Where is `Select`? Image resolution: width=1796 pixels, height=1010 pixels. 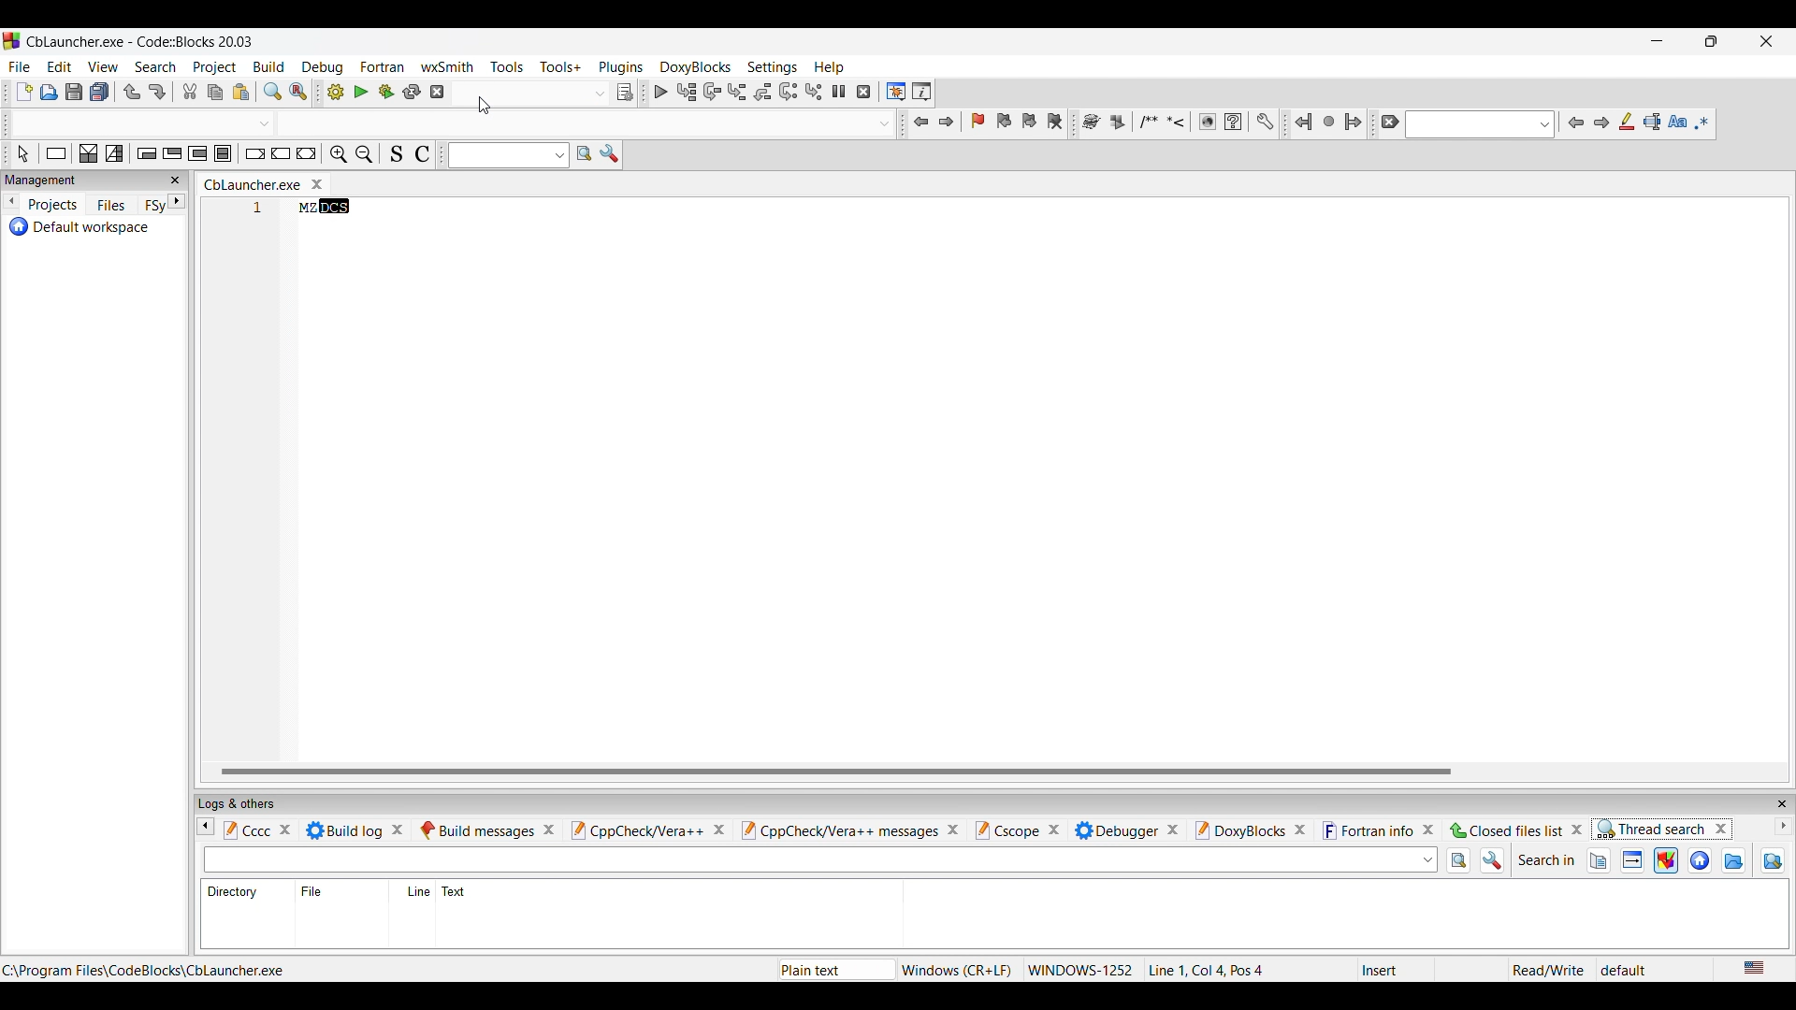 Select is located at coordinates (22, 153).